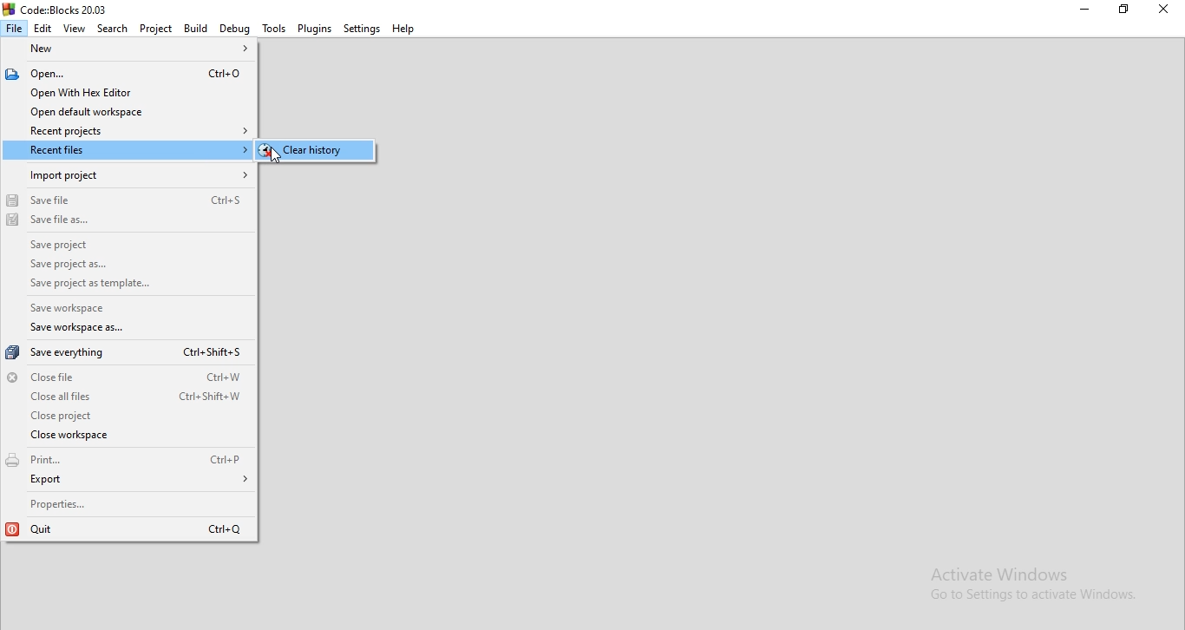 This screenshot has height=630, width=1185. What do you see at coordinates (279, 158) in the screenshot?
I see `Cursor` at bounding box center [279, 158].